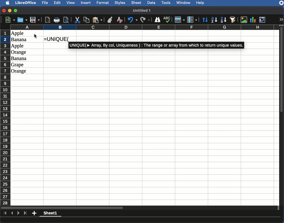 The height and width of the screenshot is (223, 284). I want to click on Maximize, so click(16, 10).